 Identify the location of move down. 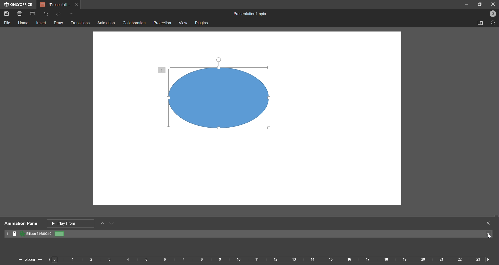
(113, 224).